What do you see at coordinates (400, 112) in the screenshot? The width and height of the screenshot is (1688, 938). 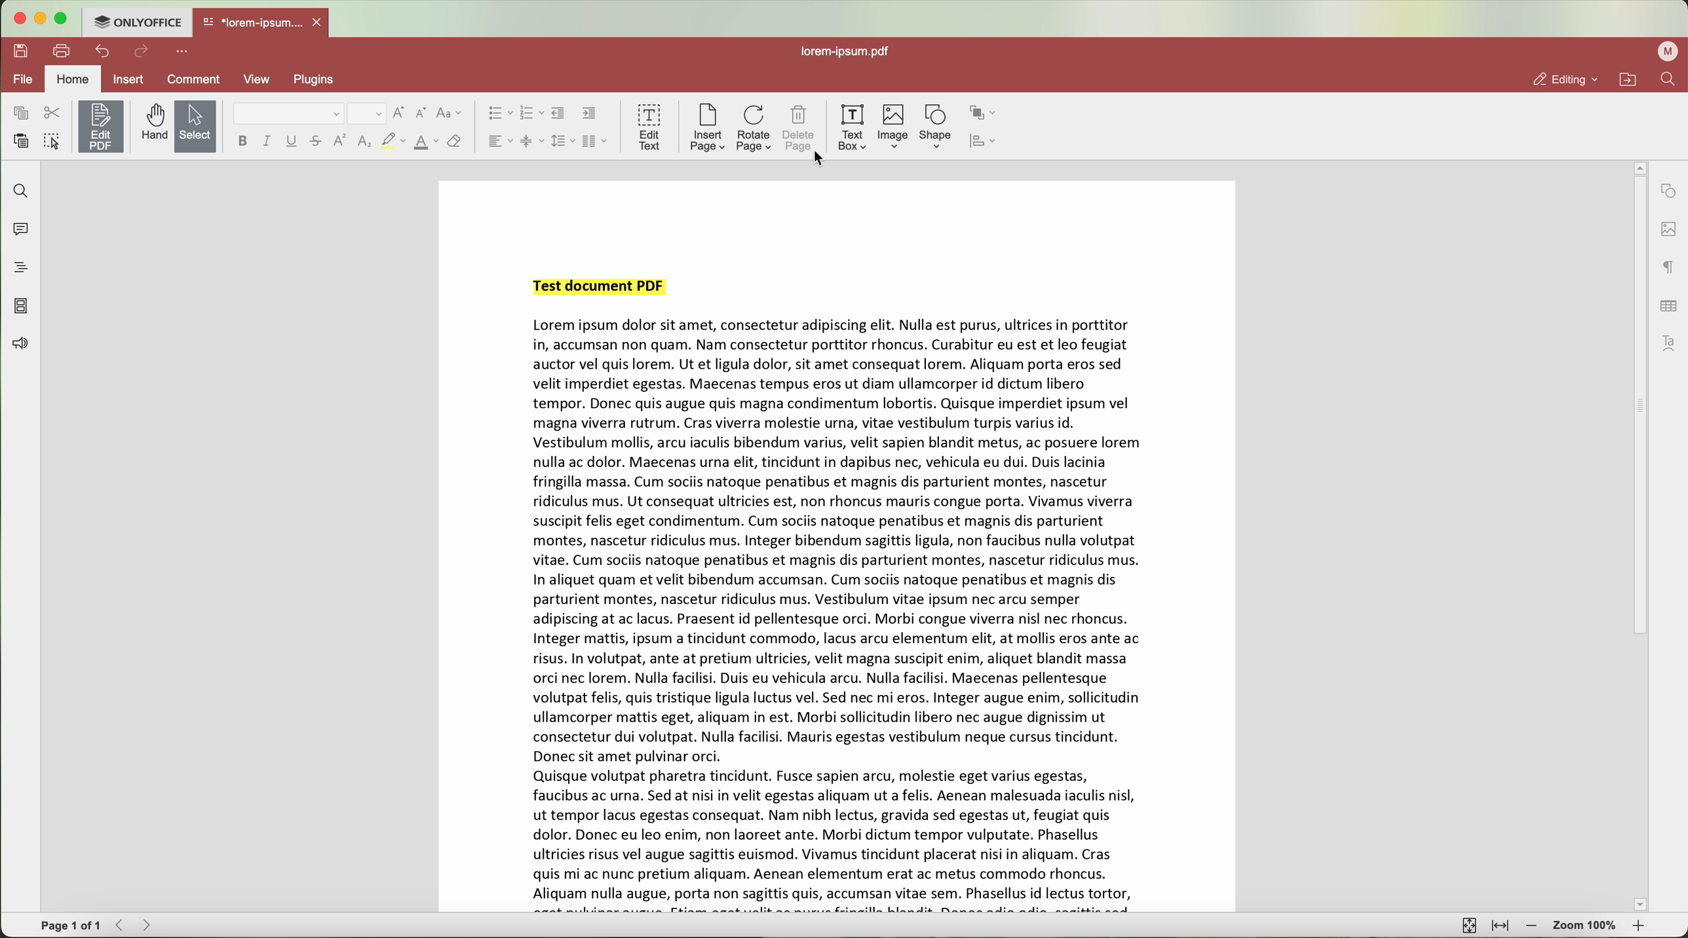 I see `increment font size` at bounding box center [400, 112].